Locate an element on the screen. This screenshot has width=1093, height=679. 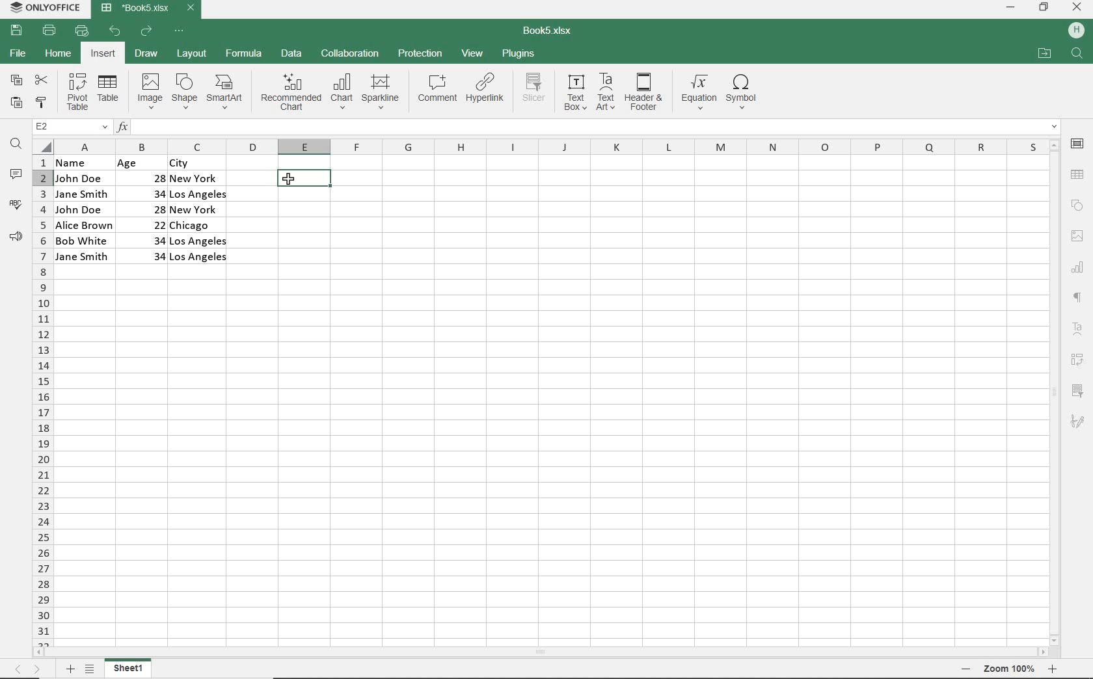
INSERT is located at coordinates (103, 53).